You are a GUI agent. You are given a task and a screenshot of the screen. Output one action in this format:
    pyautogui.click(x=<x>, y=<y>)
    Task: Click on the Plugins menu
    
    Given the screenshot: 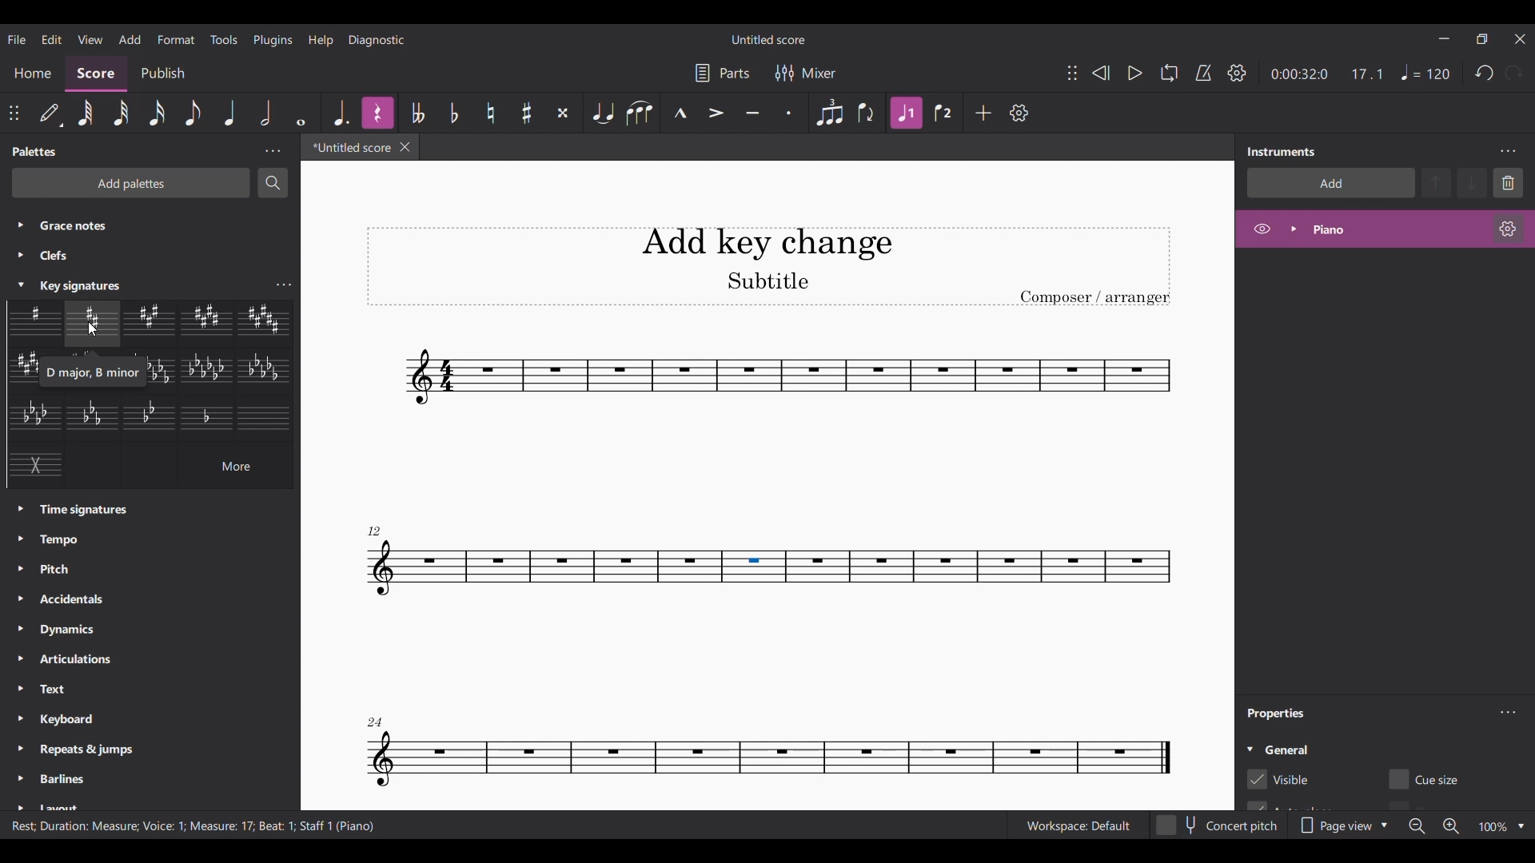 What is the action you would take?
    pyautogui.click(x=272, y=39)
    